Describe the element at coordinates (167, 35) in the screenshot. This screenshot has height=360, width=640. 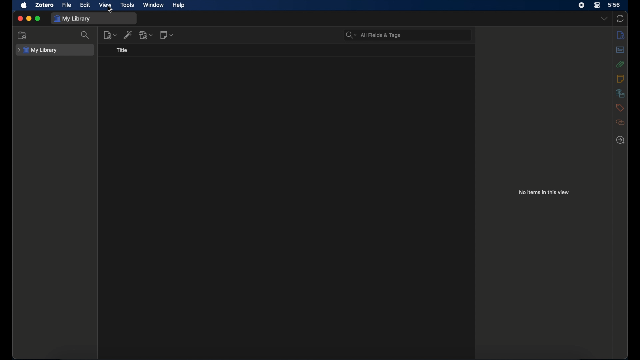
I see `new notes` at that location.